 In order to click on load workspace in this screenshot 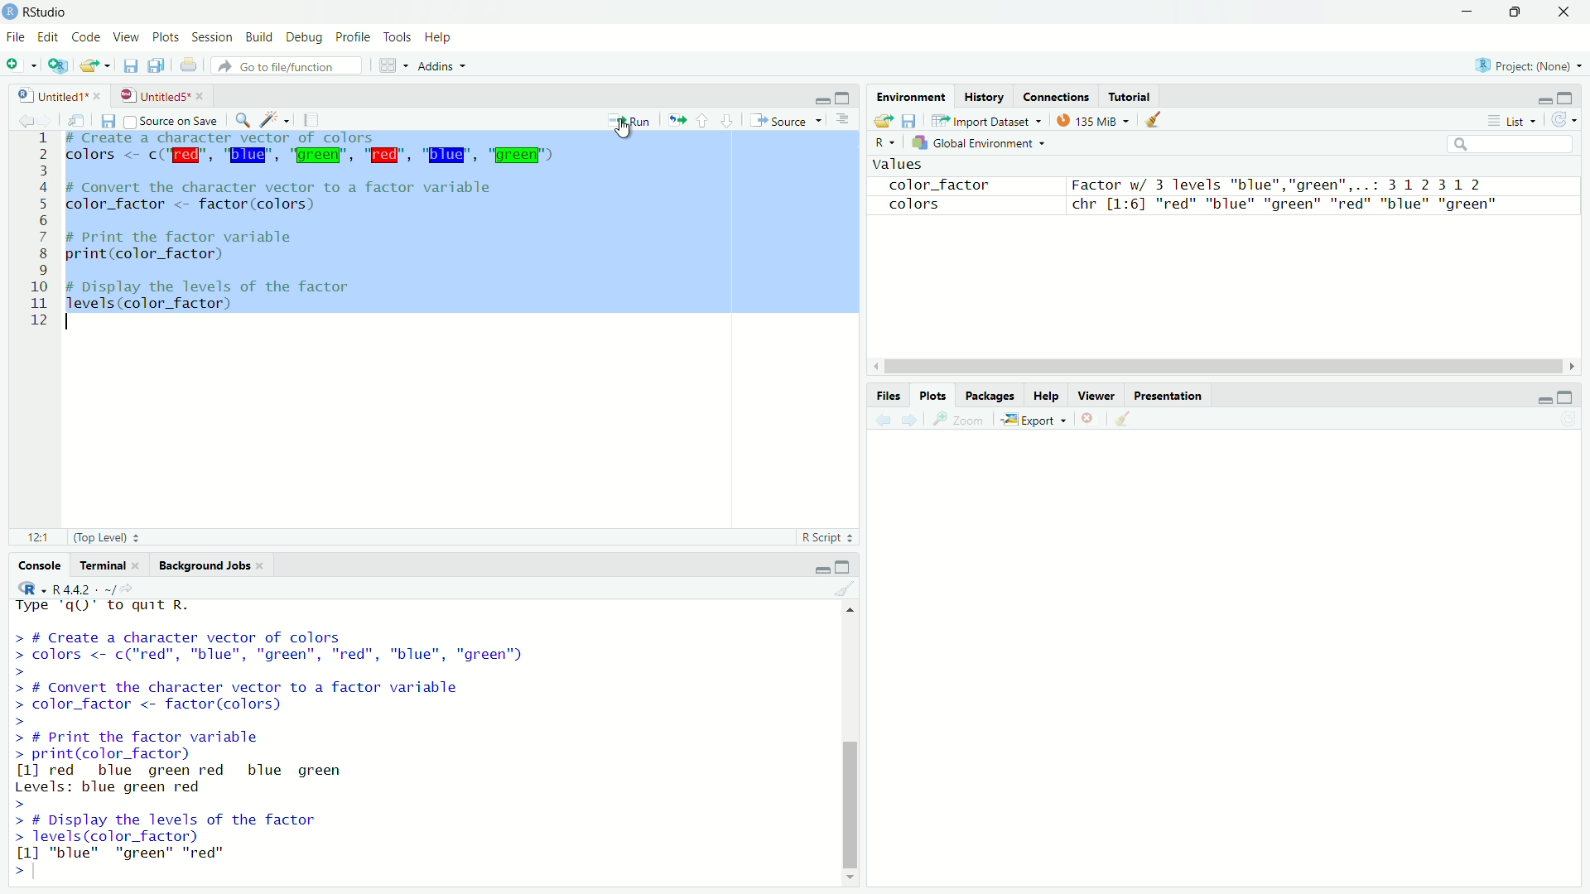, I will do `click(880, 120)`.